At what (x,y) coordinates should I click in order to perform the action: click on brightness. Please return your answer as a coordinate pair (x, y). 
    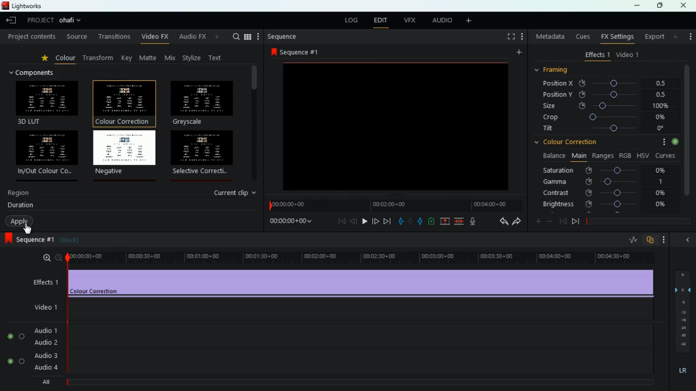
    Looking at the image, I should click on (603, 204).